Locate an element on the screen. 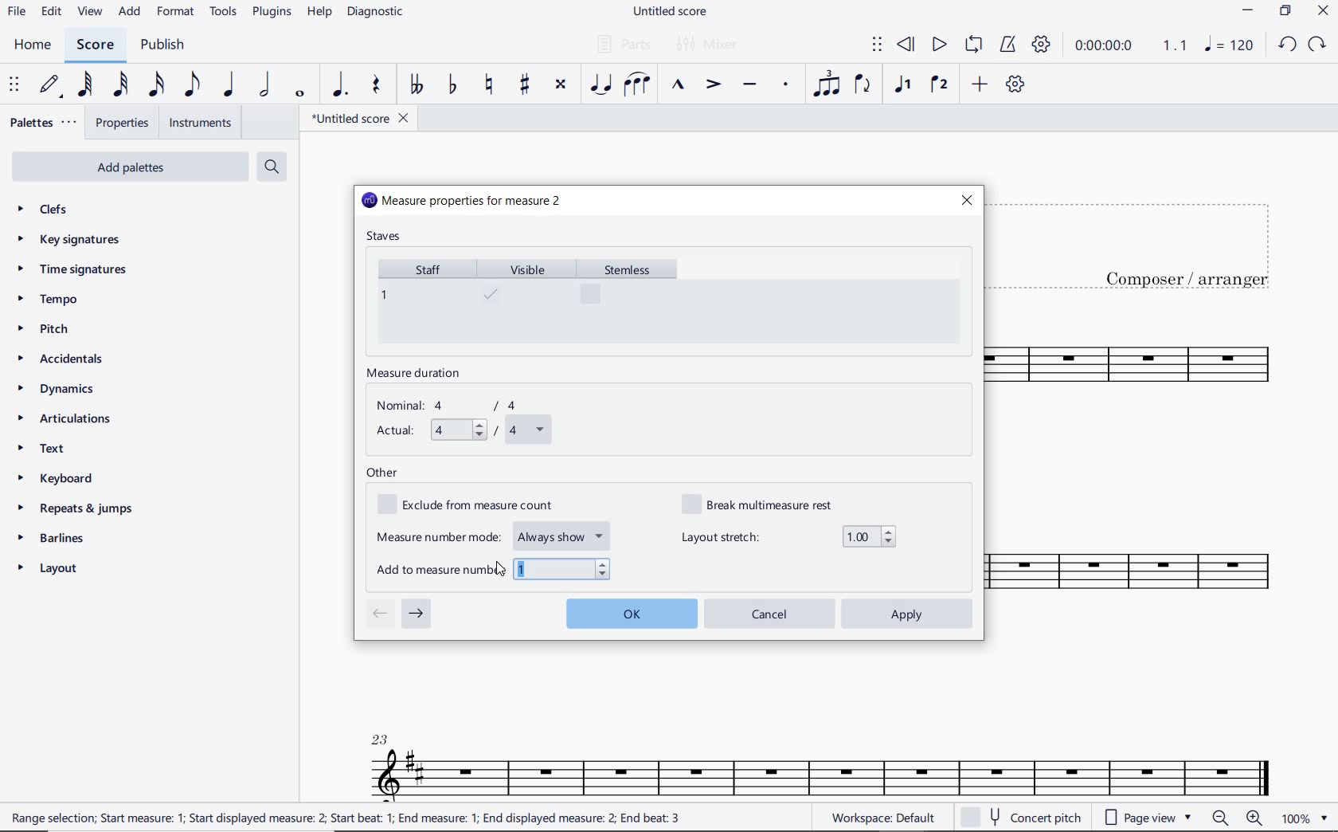  go to previous measure is located at coordinates (379, 614).